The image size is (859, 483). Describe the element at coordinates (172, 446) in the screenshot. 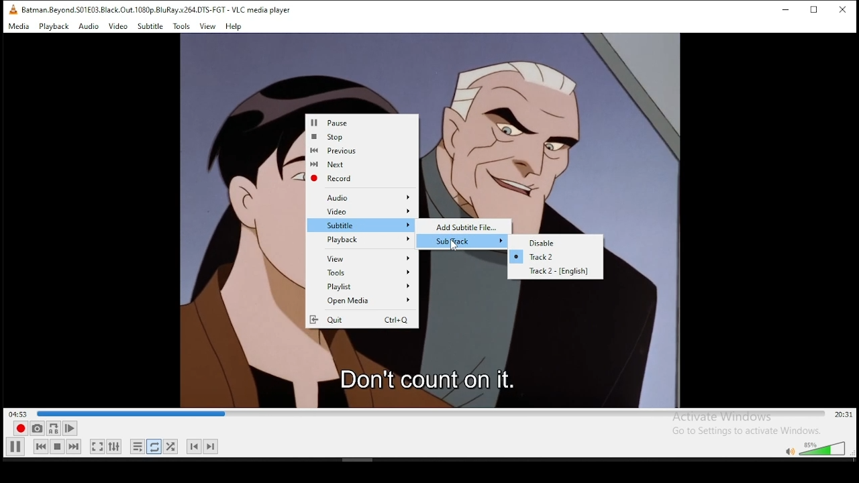

I see `shuffle` at that location.